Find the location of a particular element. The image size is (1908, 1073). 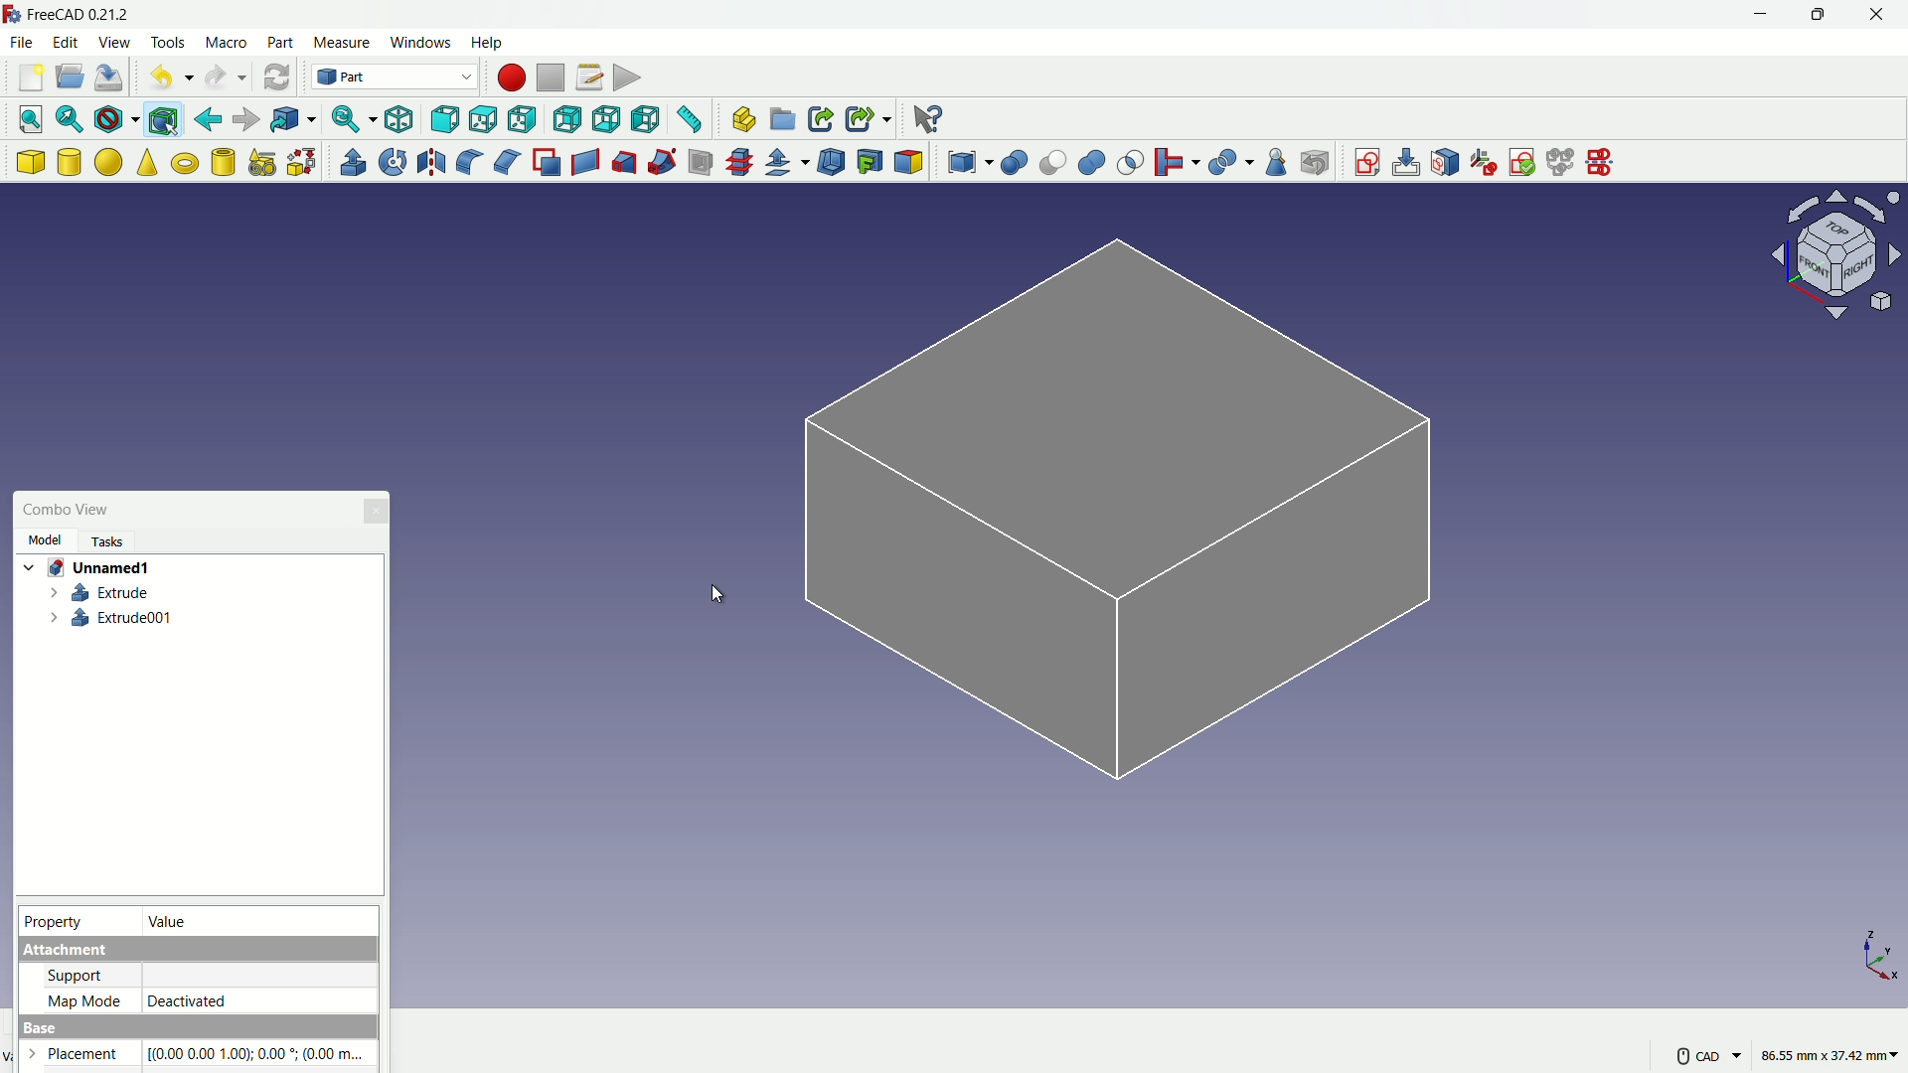

property is located at coordinates (55, 920).